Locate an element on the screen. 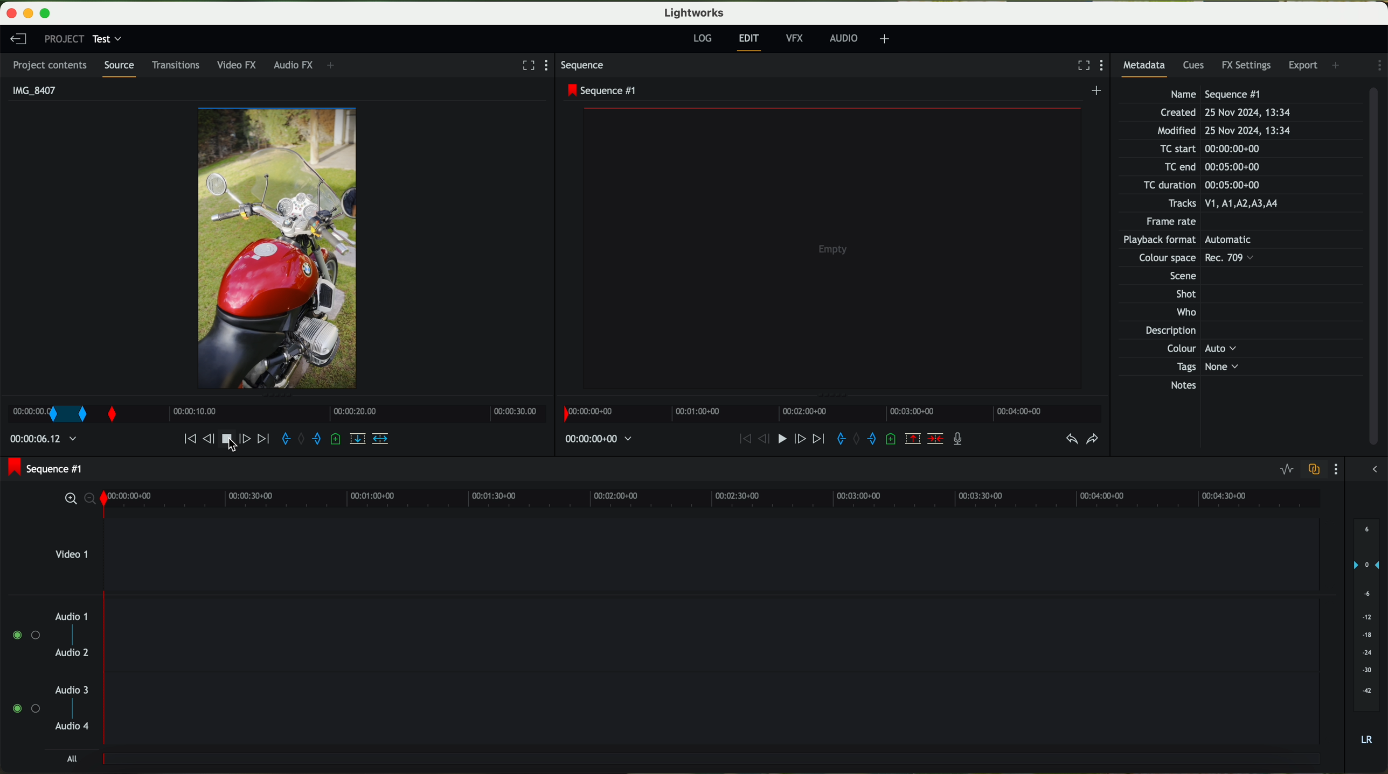 The height and width of the screenshot is (774, 1388). Who is located at coordinates (1184, 313).